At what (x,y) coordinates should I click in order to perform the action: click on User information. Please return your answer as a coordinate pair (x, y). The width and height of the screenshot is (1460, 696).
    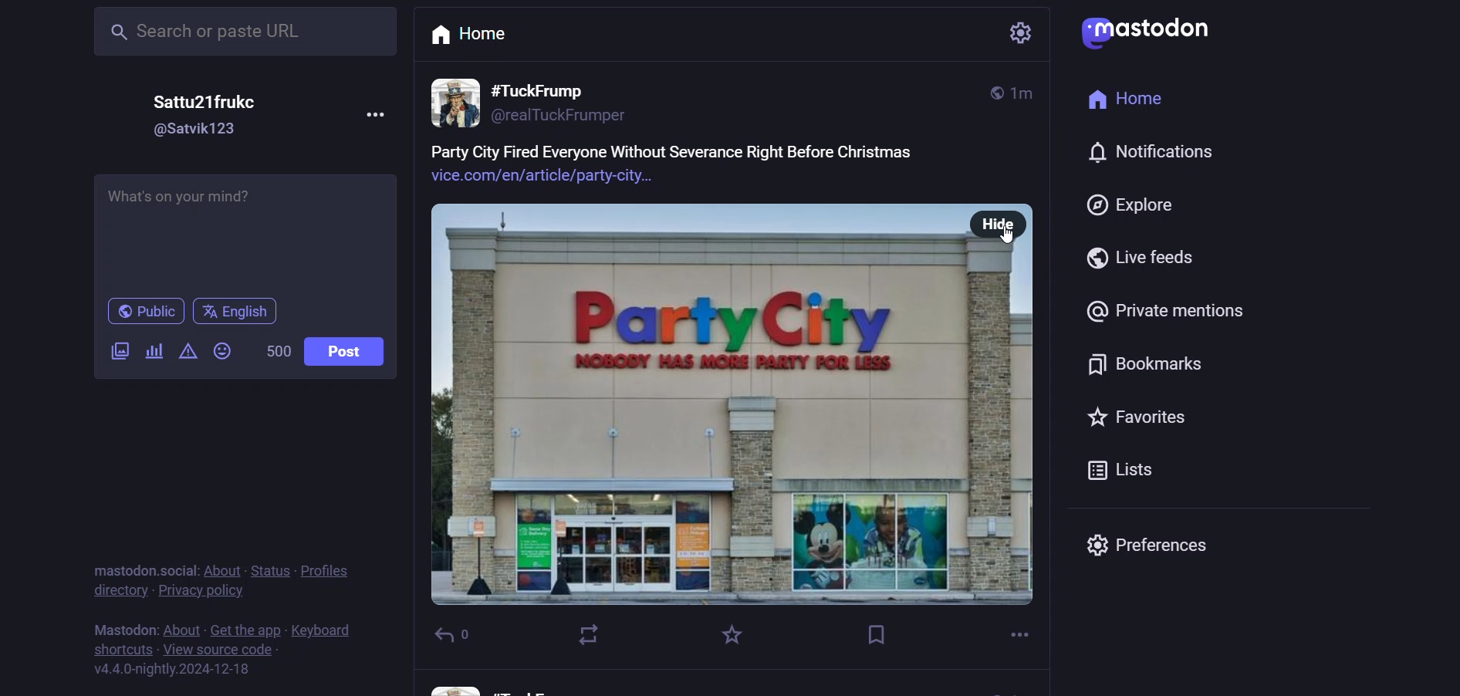
    Looking at the image, I should click on (565, 100).